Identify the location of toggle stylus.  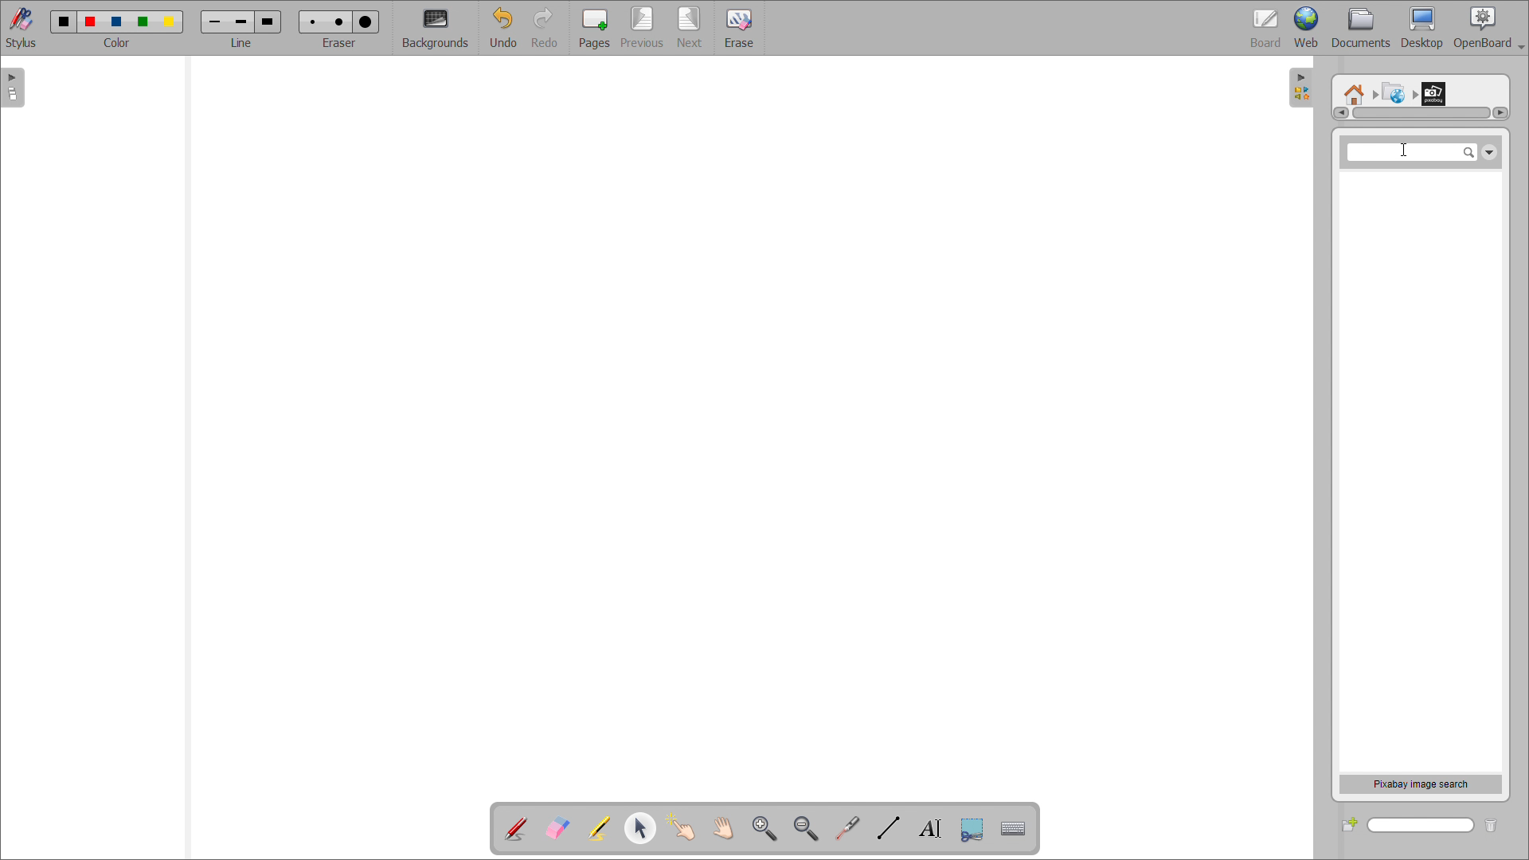
(21, 27).